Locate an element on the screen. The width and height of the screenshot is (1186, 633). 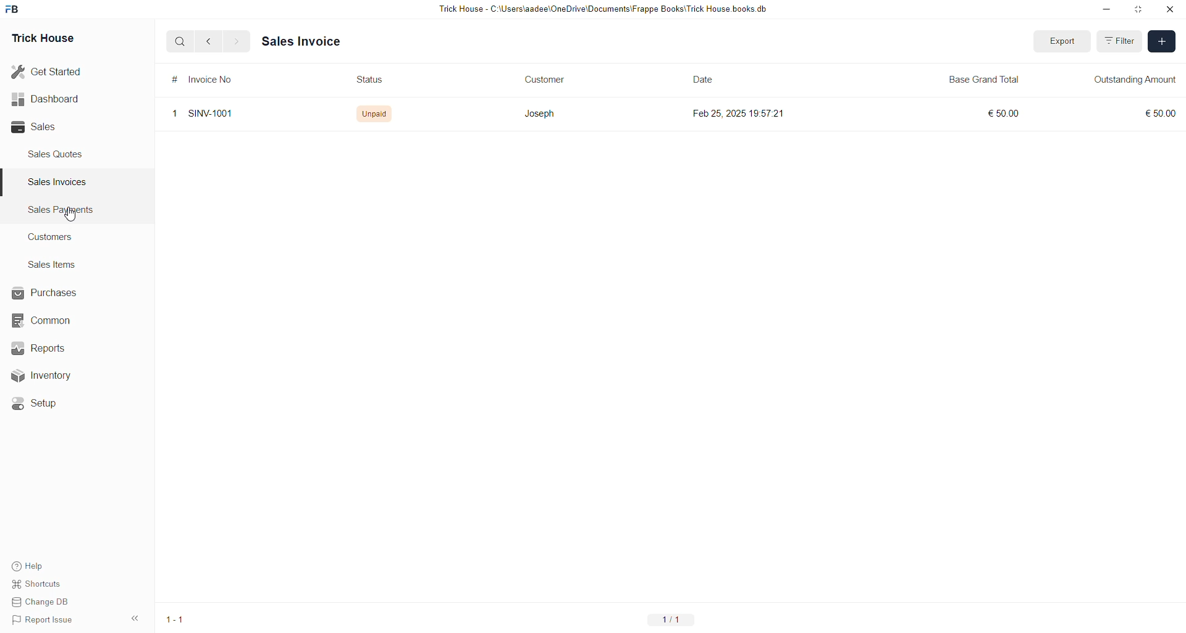
1-1 is located at coordinates (175, 619).